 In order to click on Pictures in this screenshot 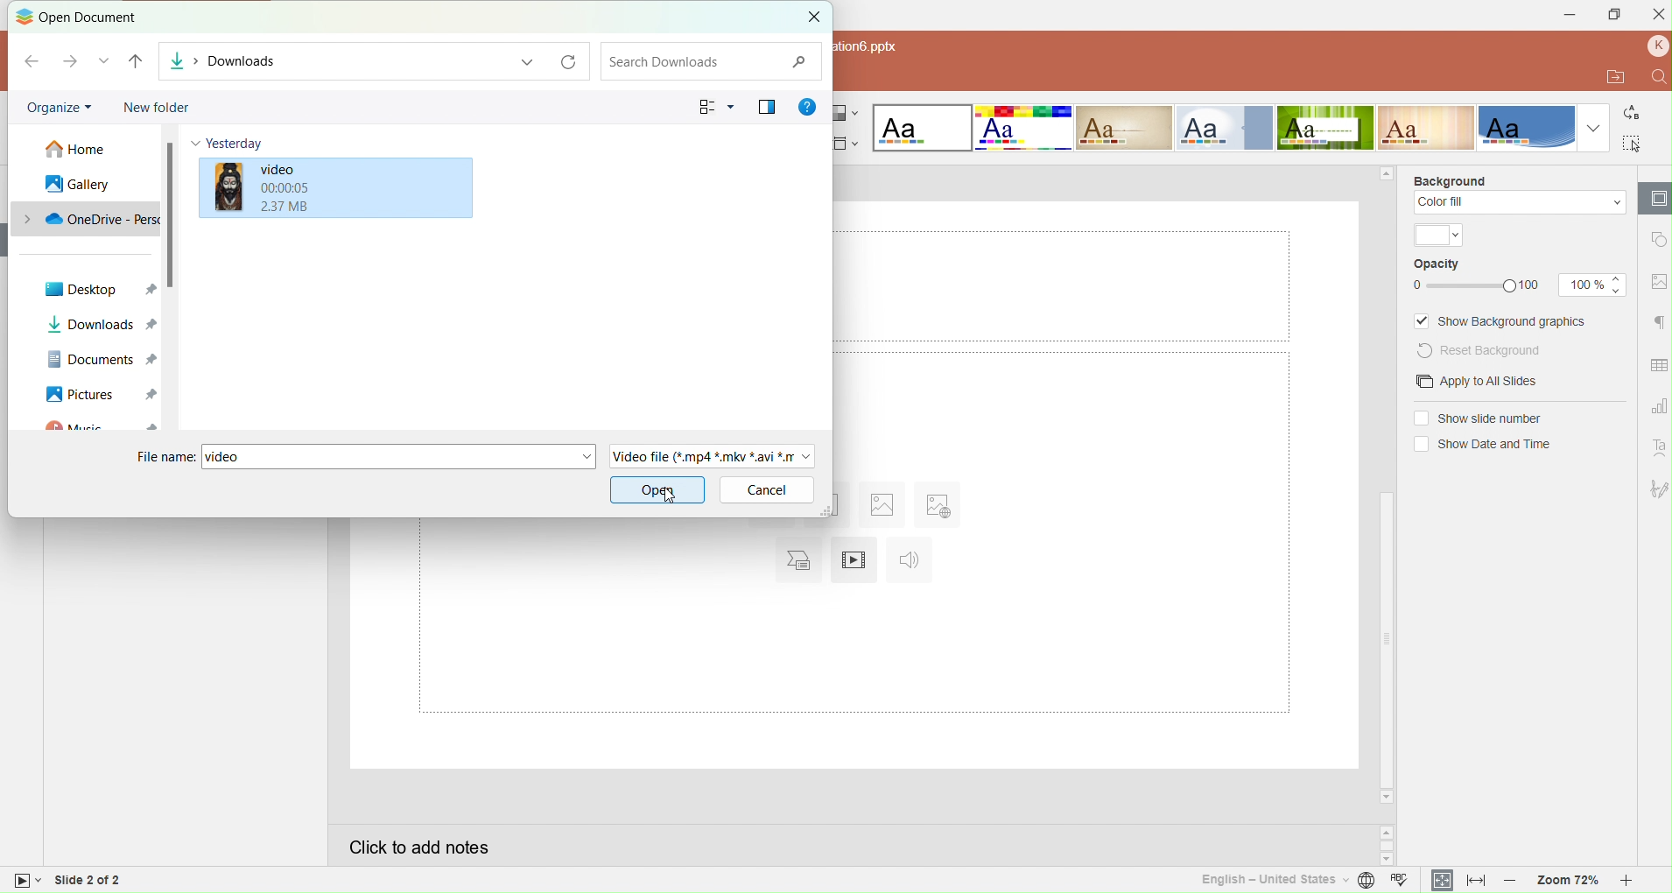, I will do `click(99, 394)`.